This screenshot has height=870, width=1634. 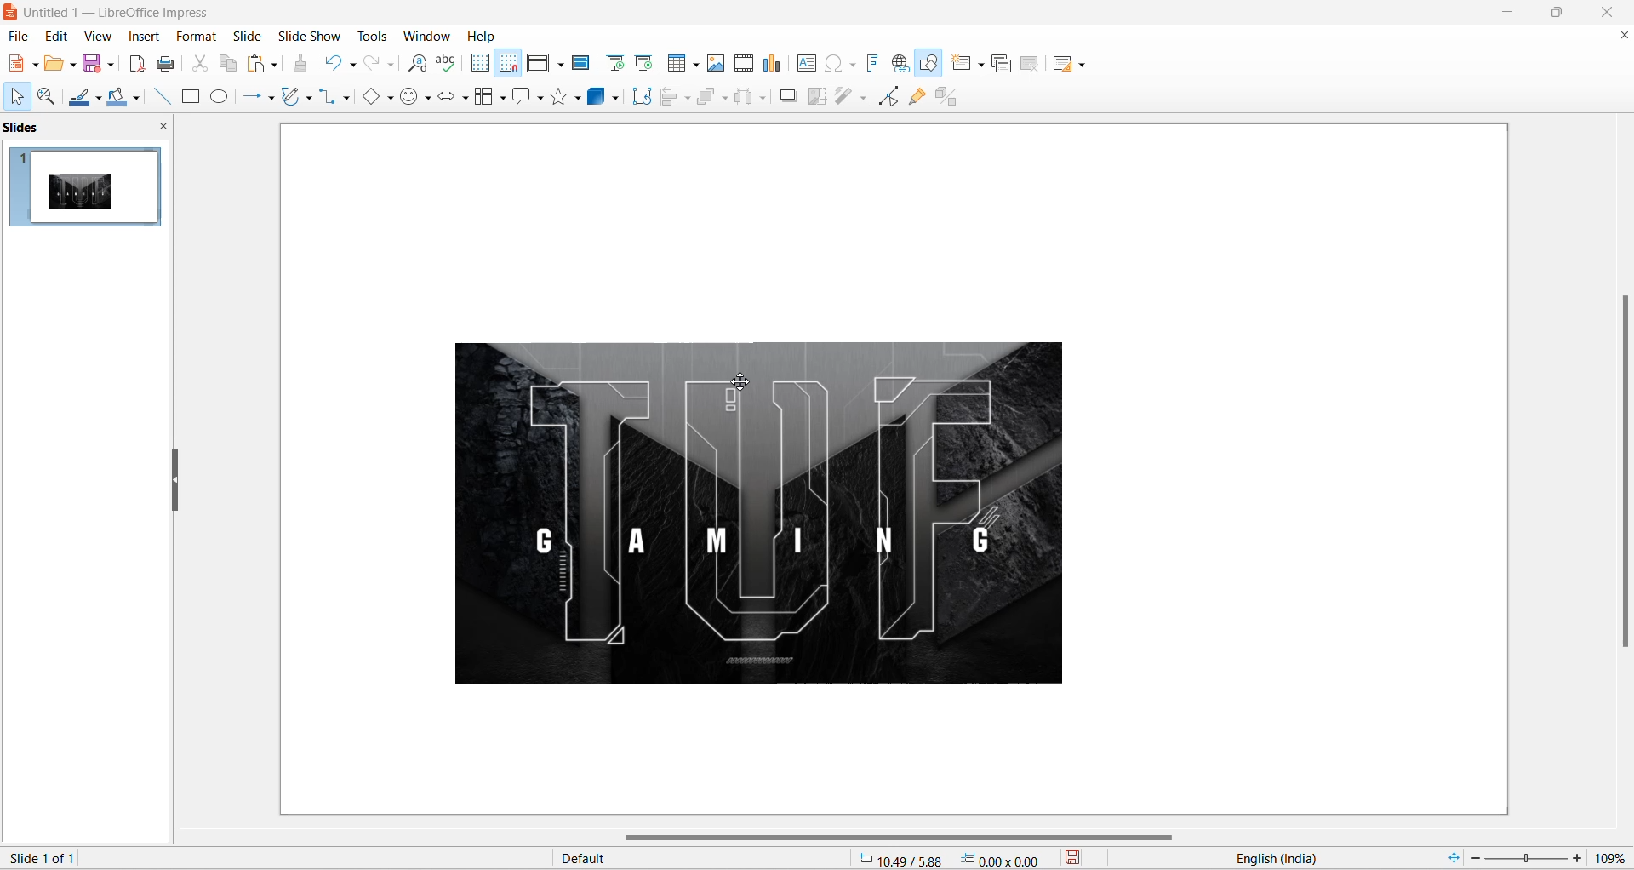 What do you see at coordinates (745, 98) in the screenshot?
I see `distribute objects` at bounding box center [745, 98].